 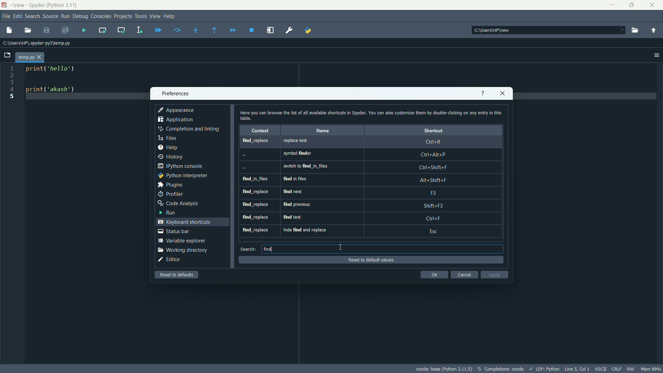 I want to click on vertical scroll bar, so click(x=502, y=183).